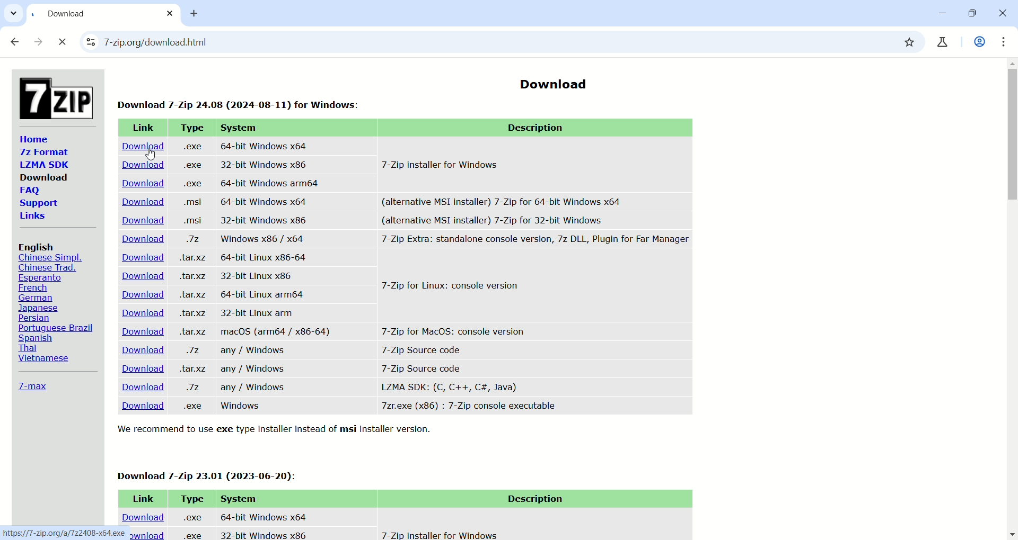 The image size is (1018, 540). What do you see at coordinates (37, 318) in the screenshot?
I see `Persian` at bounding box center [37, 318].